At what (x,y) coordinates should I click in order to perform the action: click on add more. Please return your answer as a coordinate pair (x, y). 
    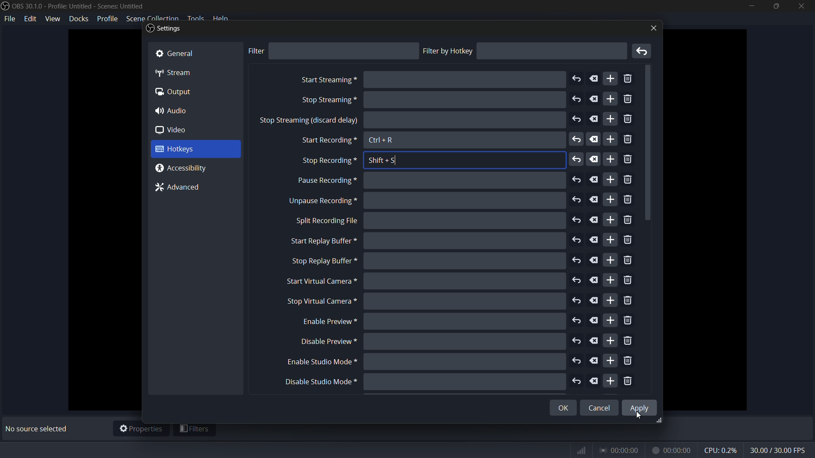
    Looking at the image, I should click on (610, 321).